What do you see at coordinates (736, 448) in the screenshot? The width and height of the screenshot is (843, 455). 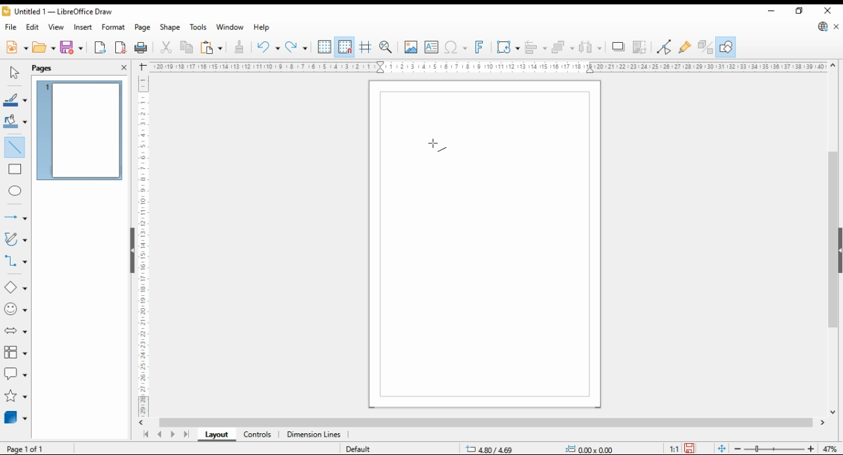 I see `decrease zoom` at bounding box center [736, 448].